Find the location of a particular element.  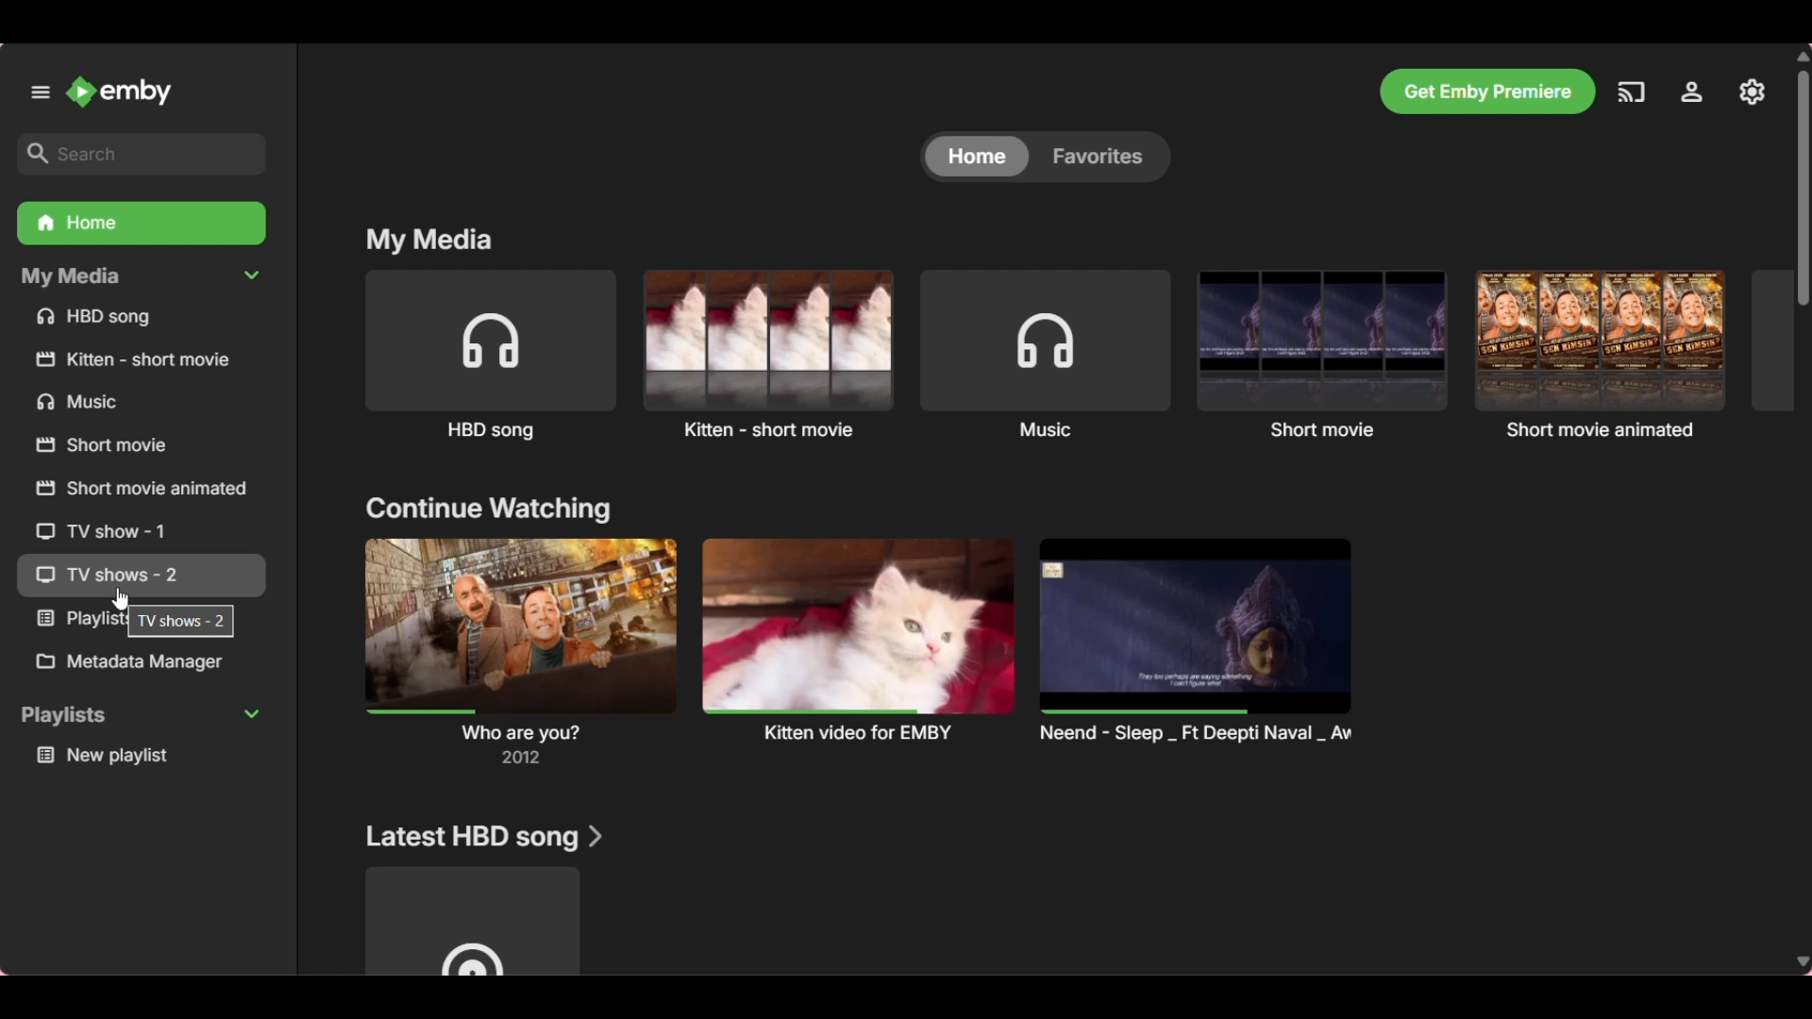

 is located at coordinates (135, 493).